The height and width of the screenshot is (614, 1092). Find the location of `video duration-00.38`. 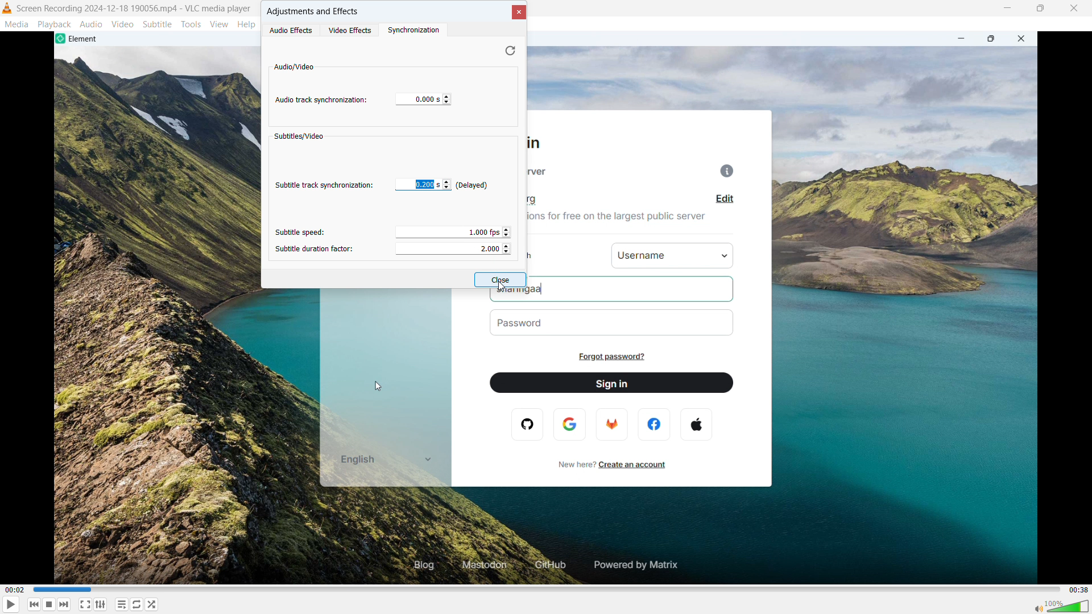

video duration-00.38 is located at coordinates (1078, 590).